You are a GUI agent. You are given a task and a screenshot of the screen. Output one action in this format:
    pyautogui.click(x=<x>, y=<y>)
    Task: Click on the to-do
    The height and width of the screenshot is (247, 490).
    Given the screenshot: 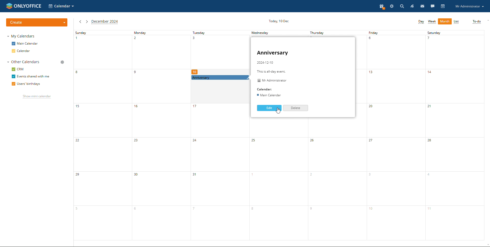 What is the action you would take?
    pyautogui.click(x=476, y=22)
    